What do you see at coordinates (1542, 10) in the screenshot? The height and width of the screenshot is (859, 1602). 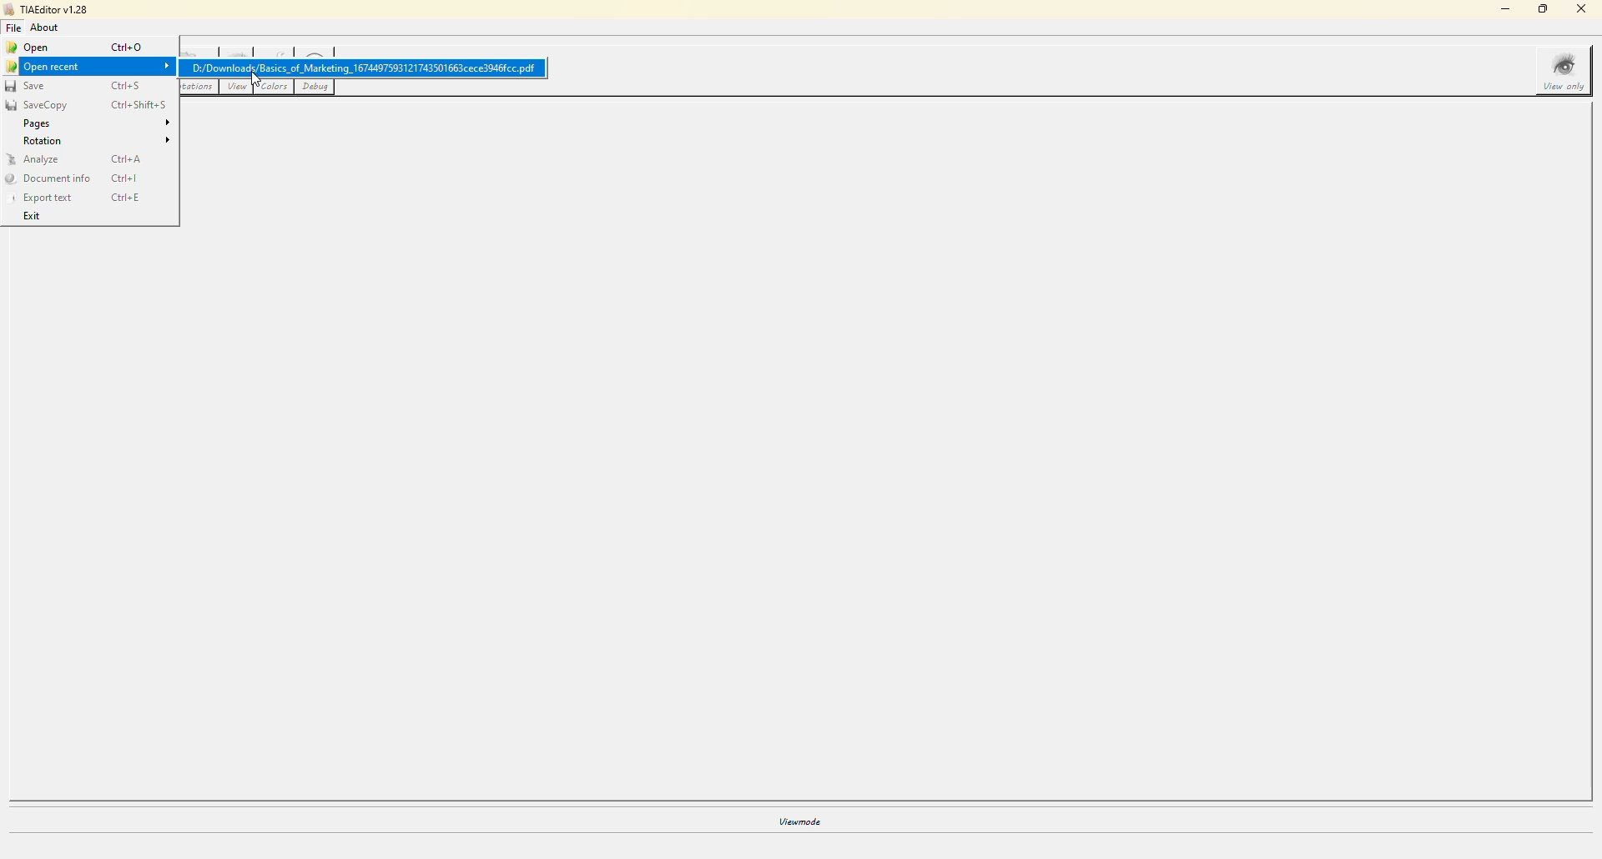 I see `maximize` at bounding box center [1542, 10].